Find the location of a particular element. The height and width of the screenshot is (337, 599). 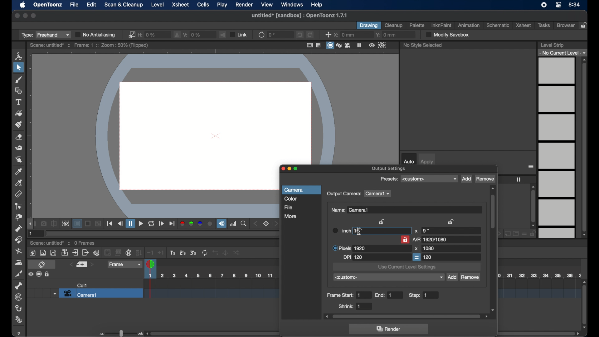

view modes is located at coordinates (339, 45).